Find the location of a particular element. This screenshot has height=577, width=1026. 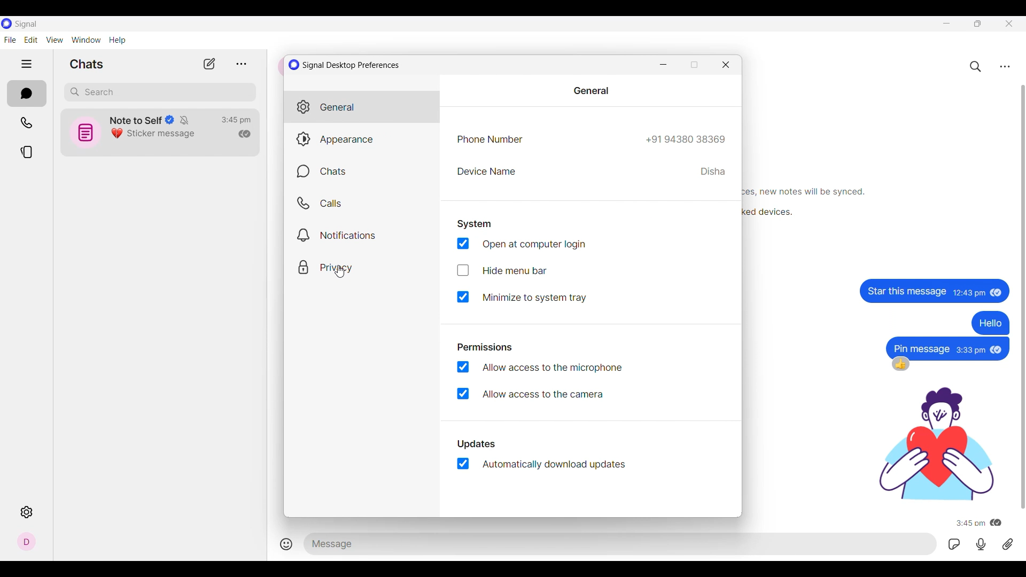

New chat is located at coordinates (209, 64).